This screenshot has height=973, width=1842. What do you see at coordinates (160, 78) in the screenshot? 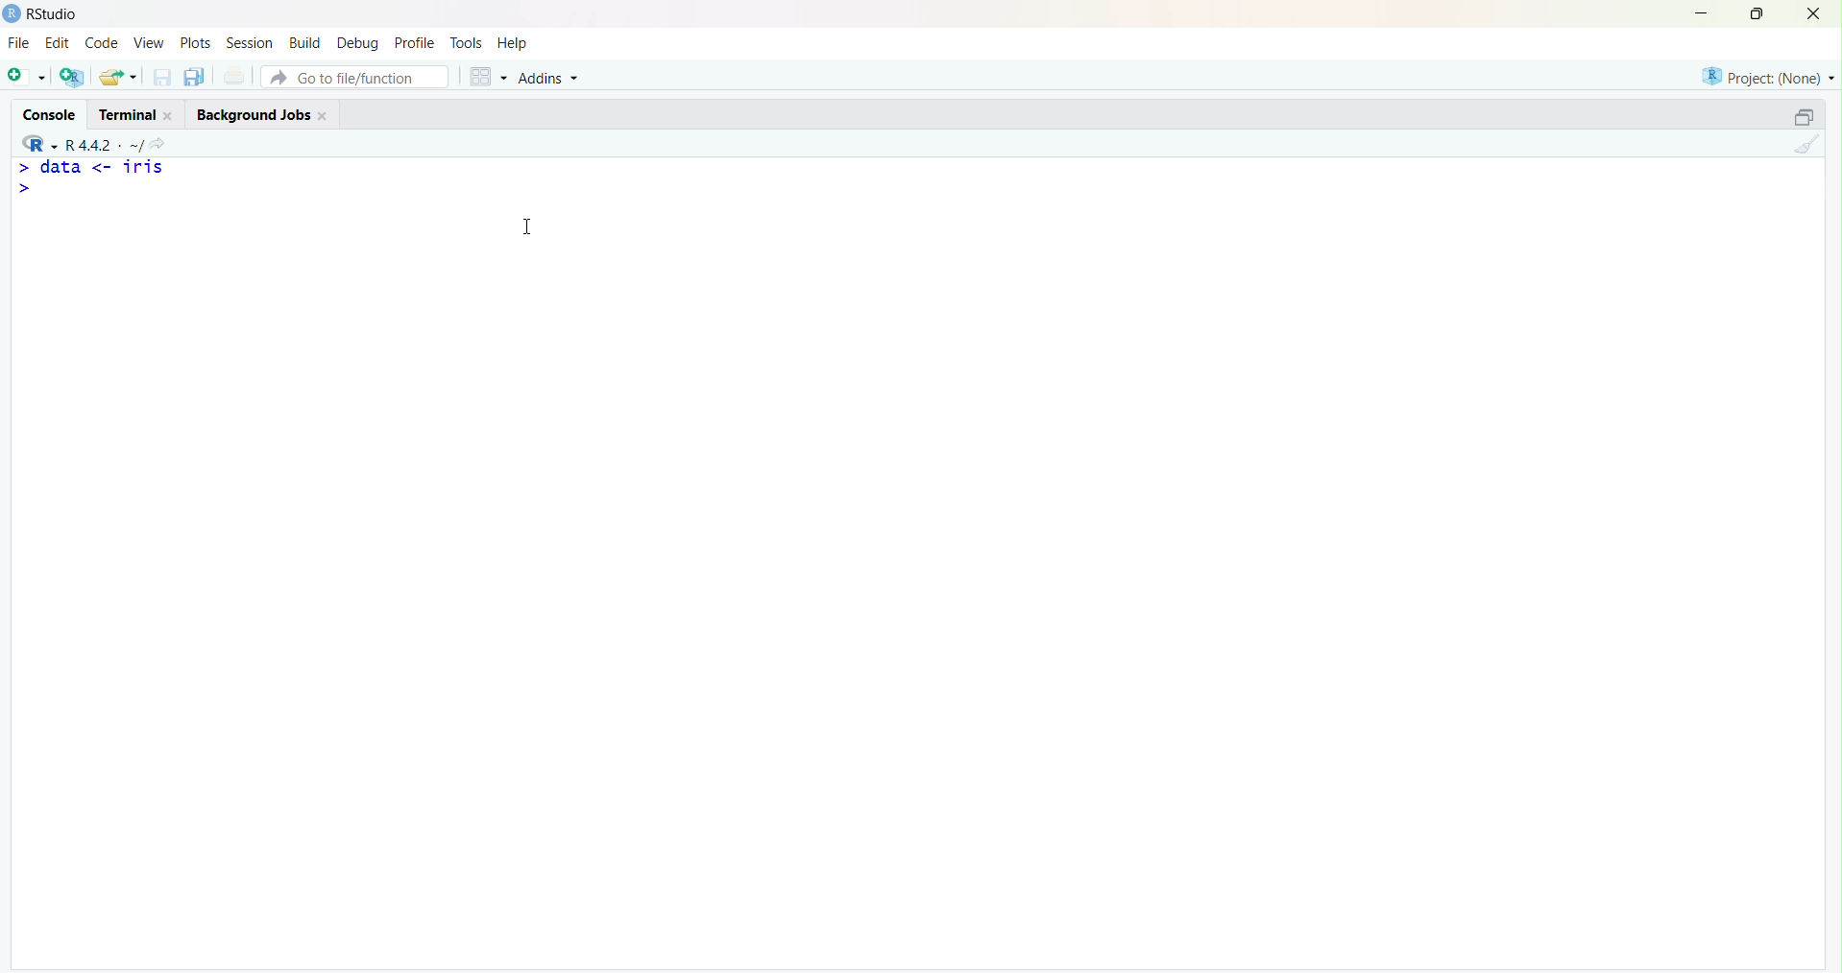
I see `Save current document (Ctrl + S)` at bounding box center [160, 78].